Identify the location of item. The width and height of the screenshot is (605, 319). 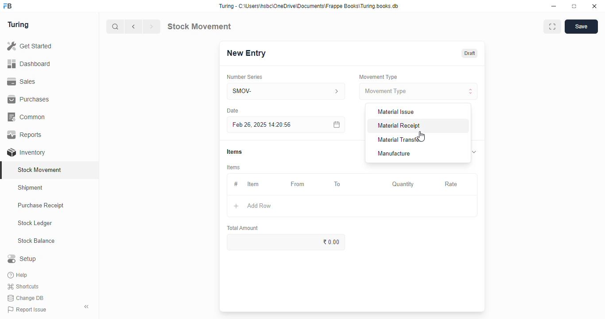
(253, 184).